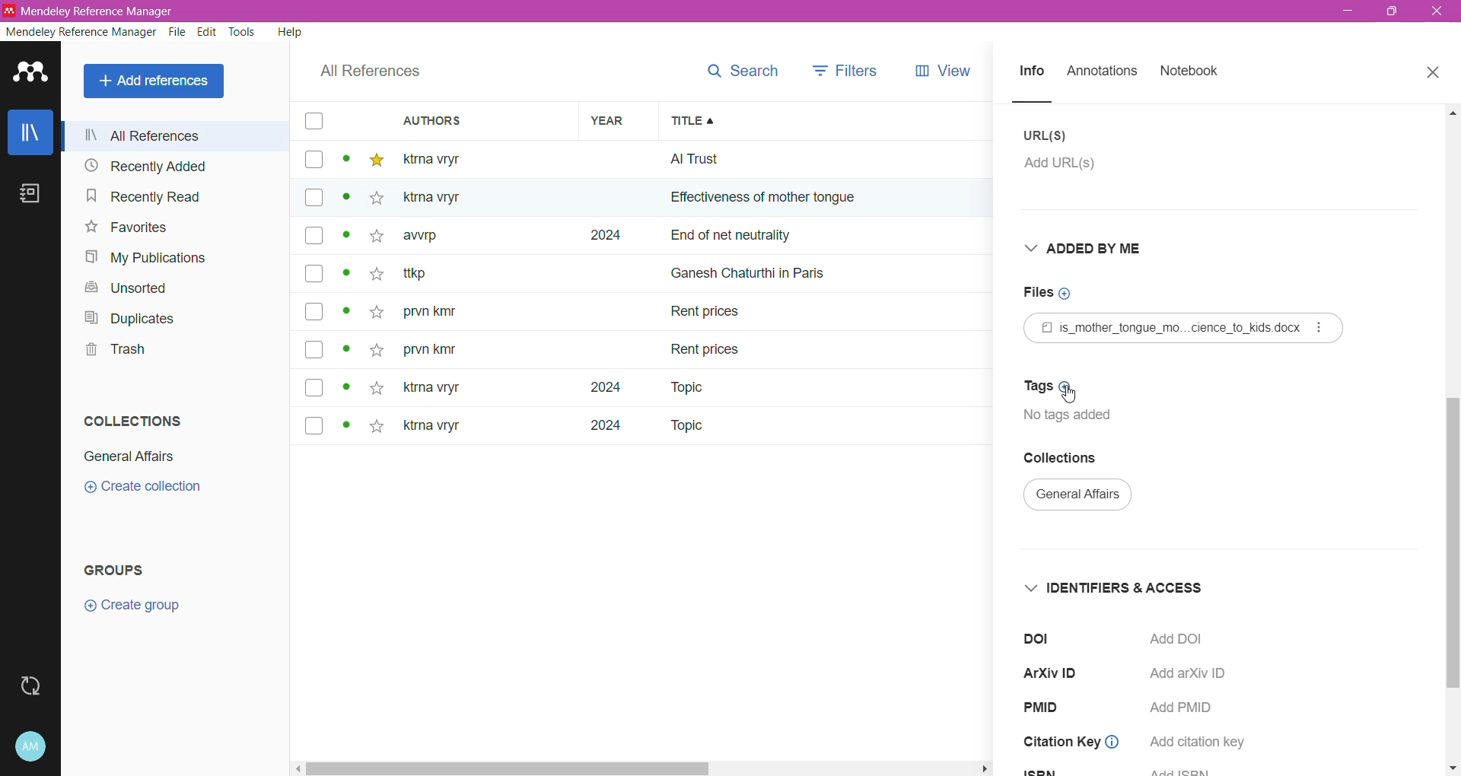  What do you see at coordinates (314, 273) in the screenshot?
I see `box` at bounding box center [314, 273].